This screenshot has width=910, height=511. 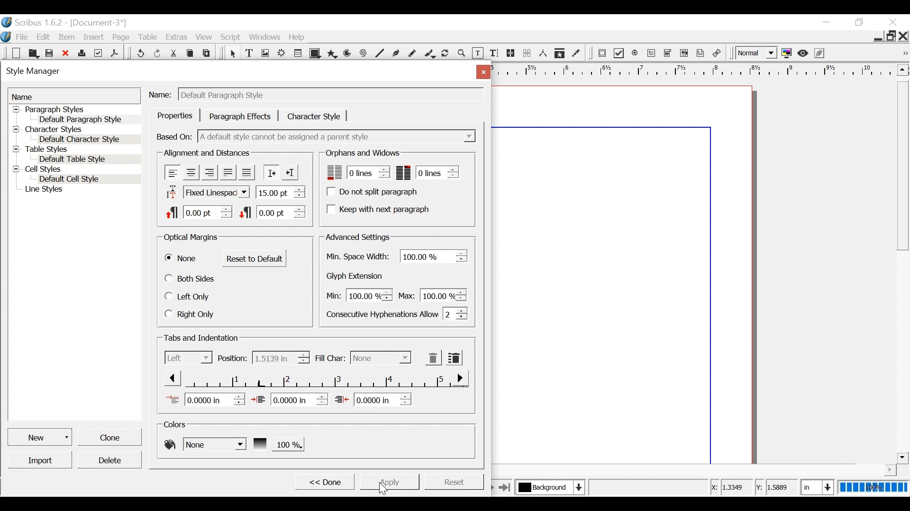 I want to click on Scroll up, so click(x=901, y=70).